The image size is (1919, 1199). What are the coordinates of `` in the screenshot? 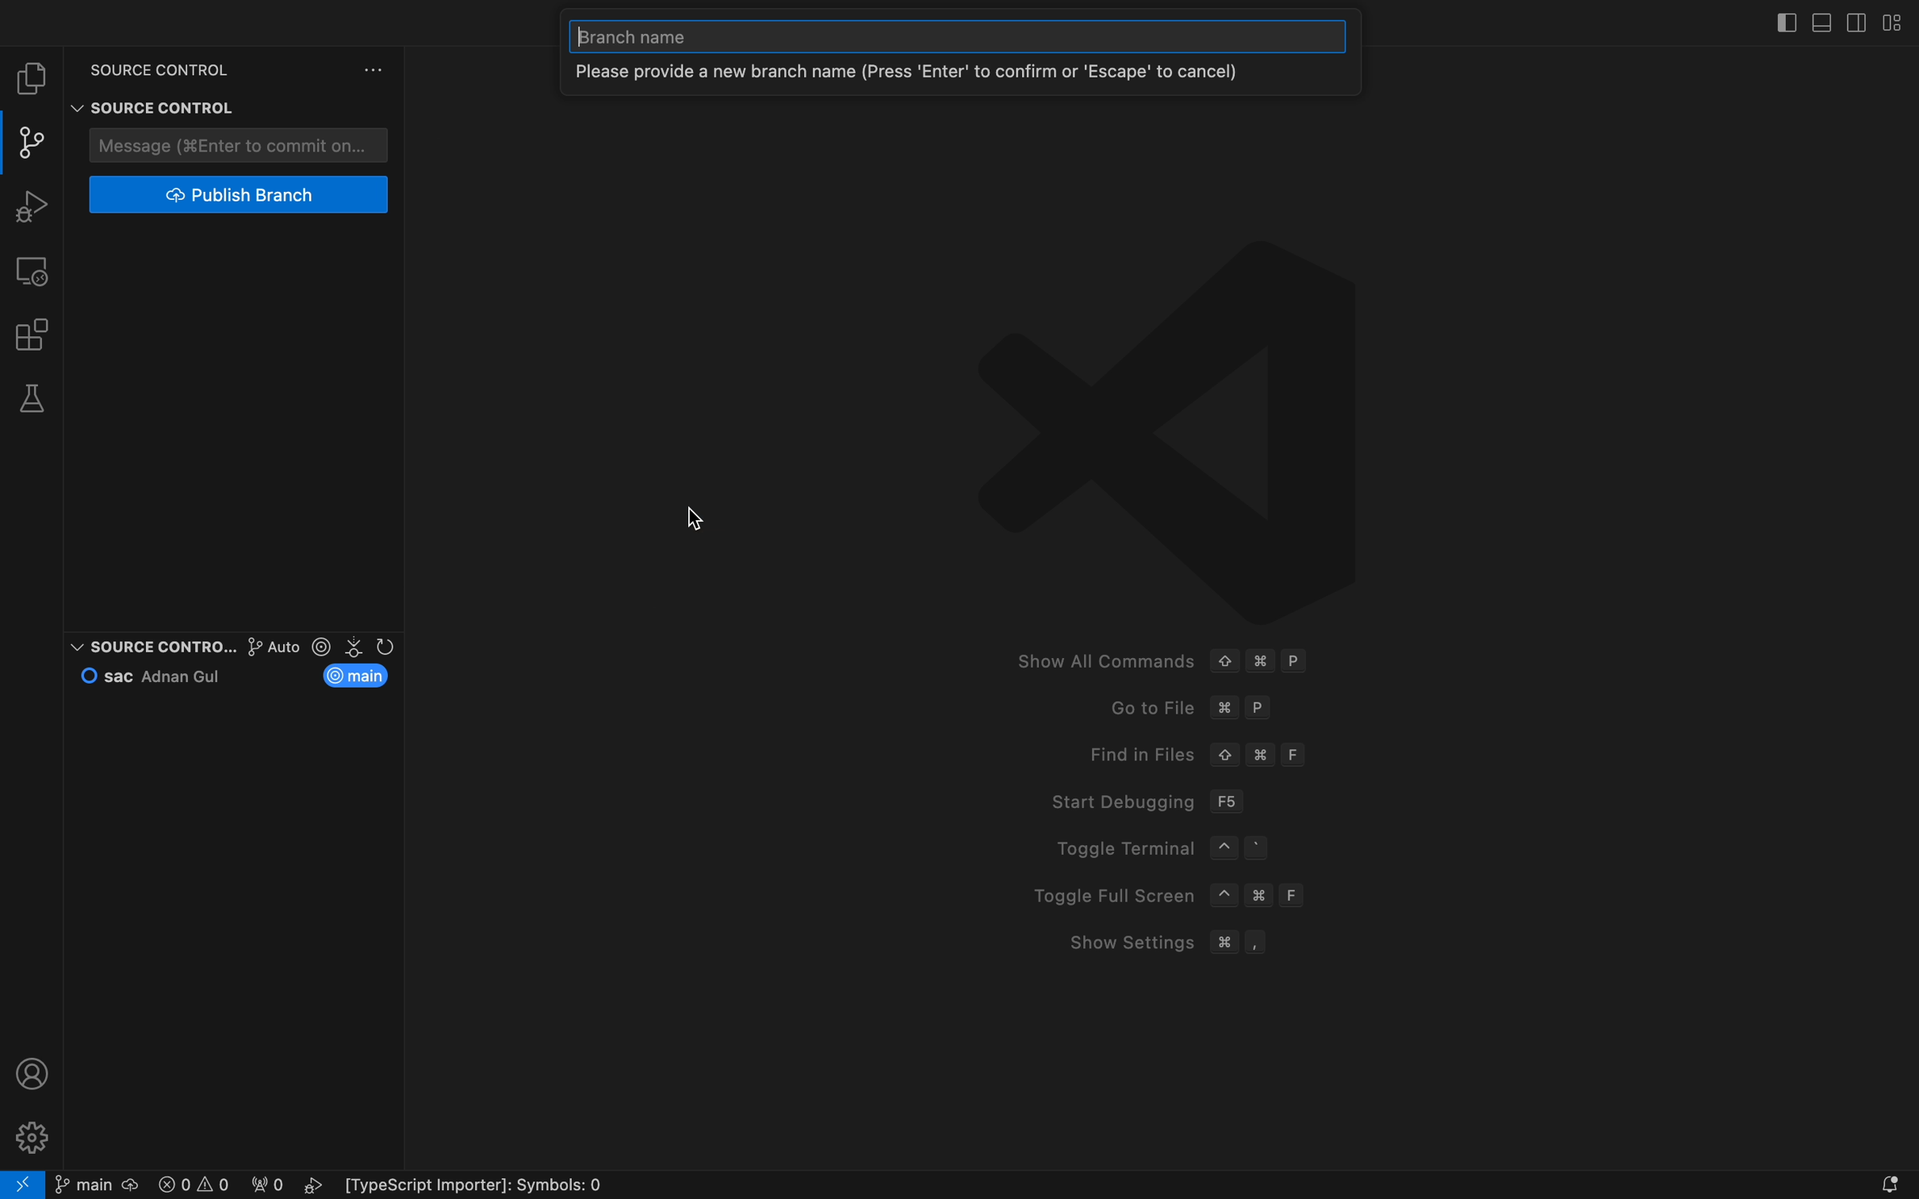 It's located at (390, 108).